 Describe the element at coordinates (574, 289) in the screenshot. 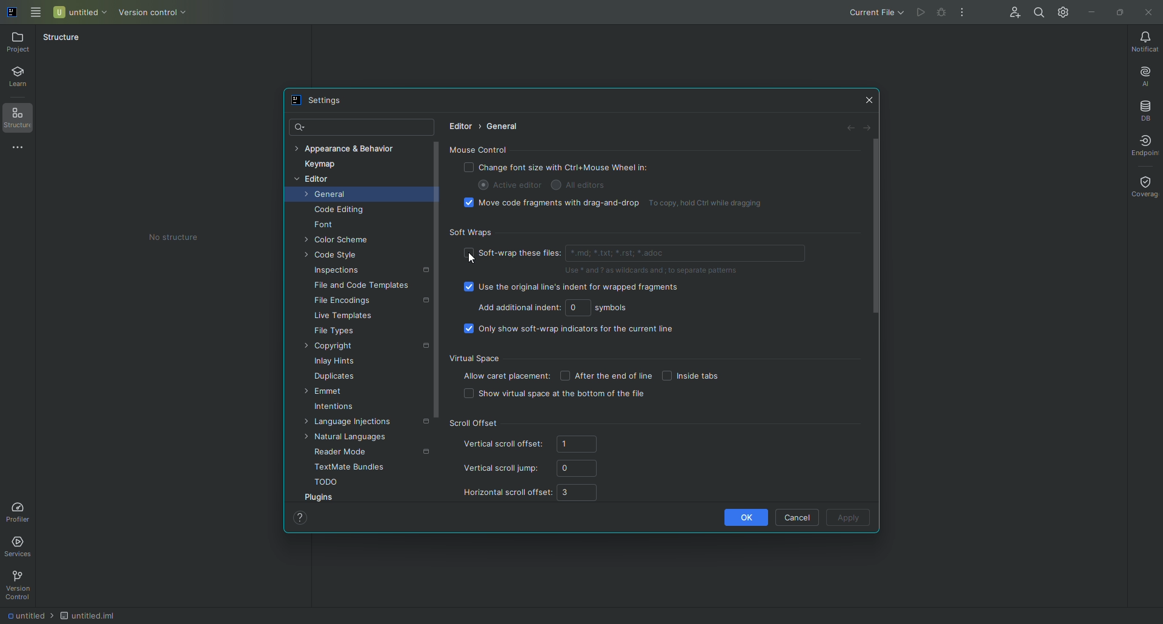

I see `Use the original line` at that location.